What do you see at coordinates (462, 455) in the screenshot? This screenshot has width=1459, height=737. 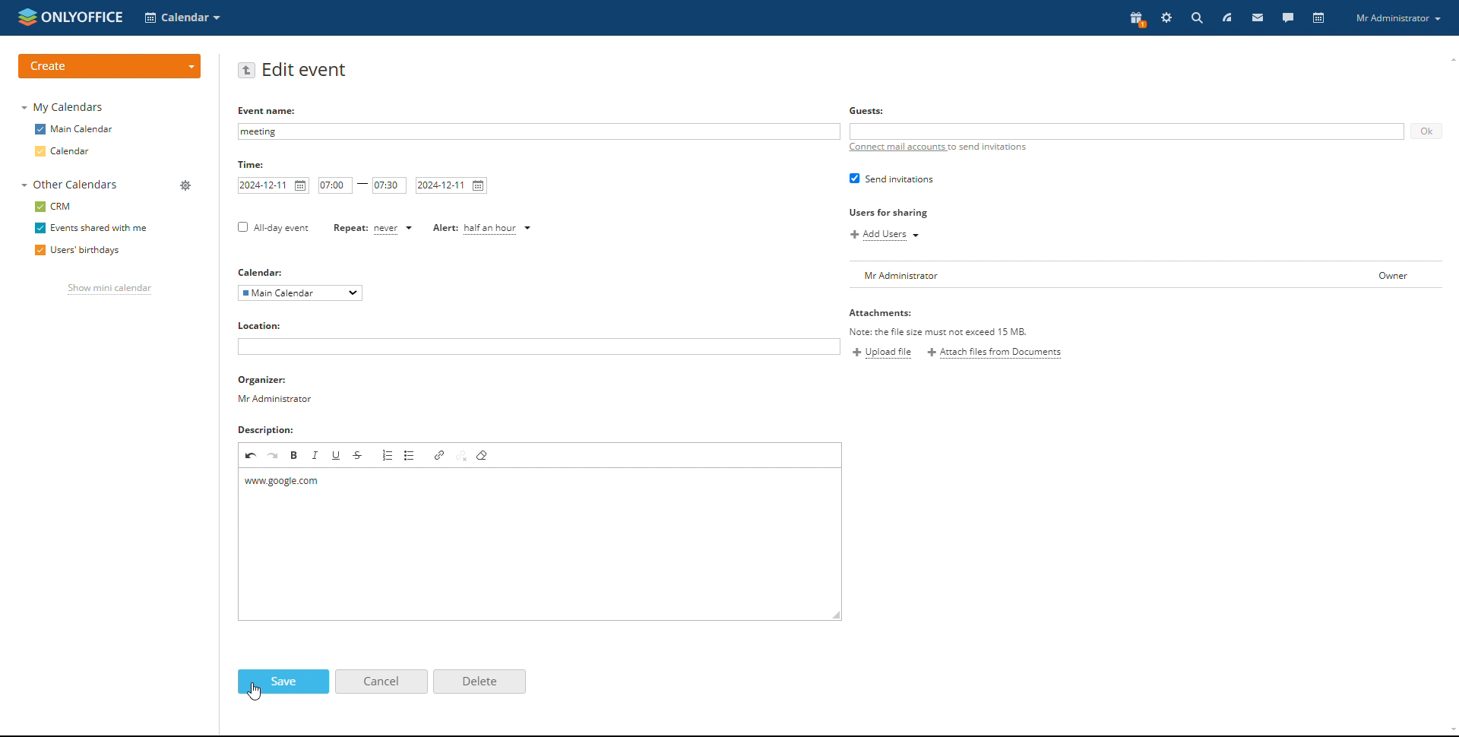 I see `unlink` at bounding box center [462, 455].